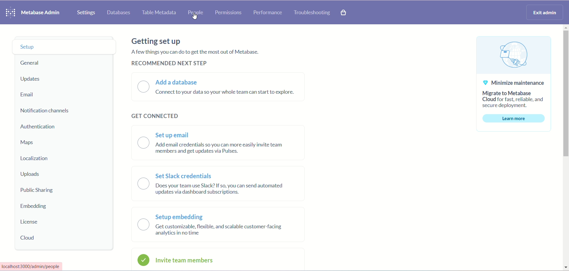 This screenshot has height=271, width=569. Describe the element at coordinates (543, 12) in the screenshot. I see `exit admin` at that location.